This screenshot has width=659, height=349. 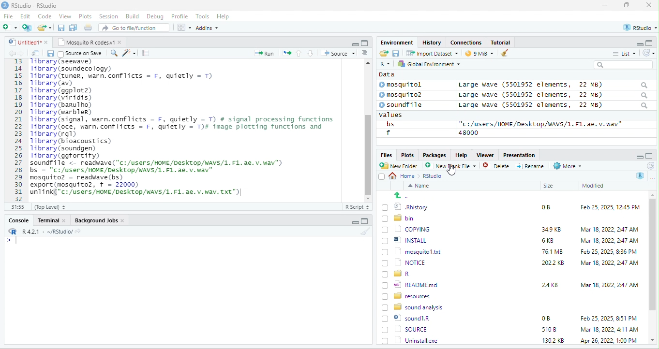 What do you see at coordinates (354, 222) in the screenshot?
I see `minimize` at bounding box center [354, 222].